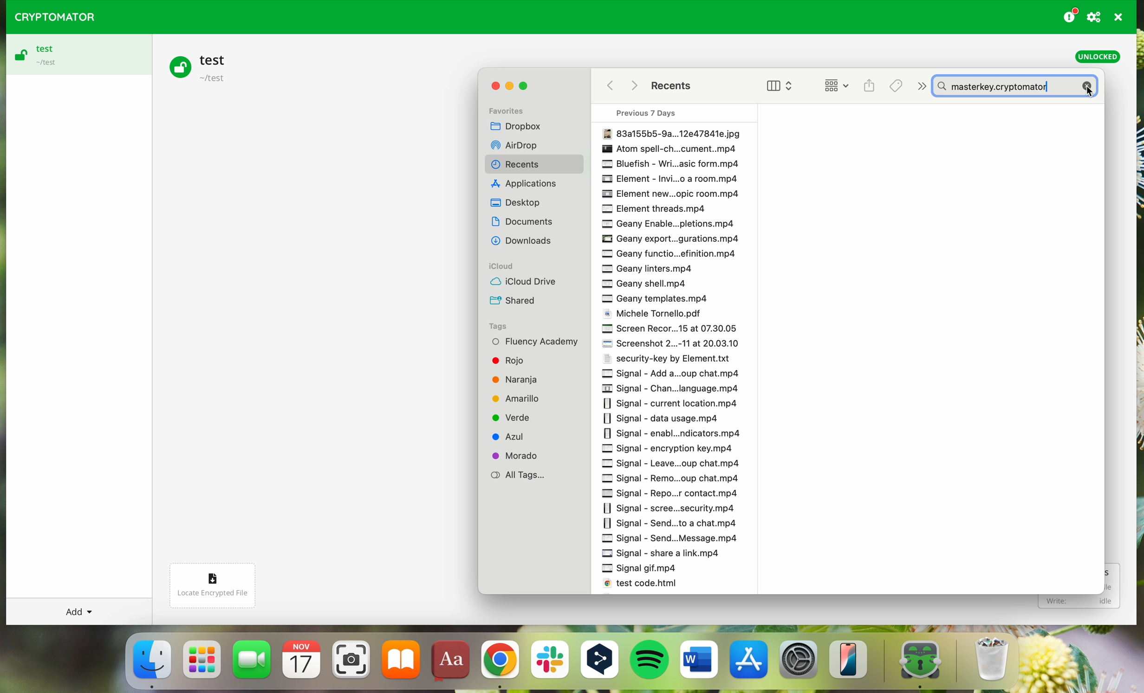 The height and width of the screenshot is (693, 1144). What do you see at coordinates (522, 145) in the screenshot?
I see `` at bounding box center [522, 145].